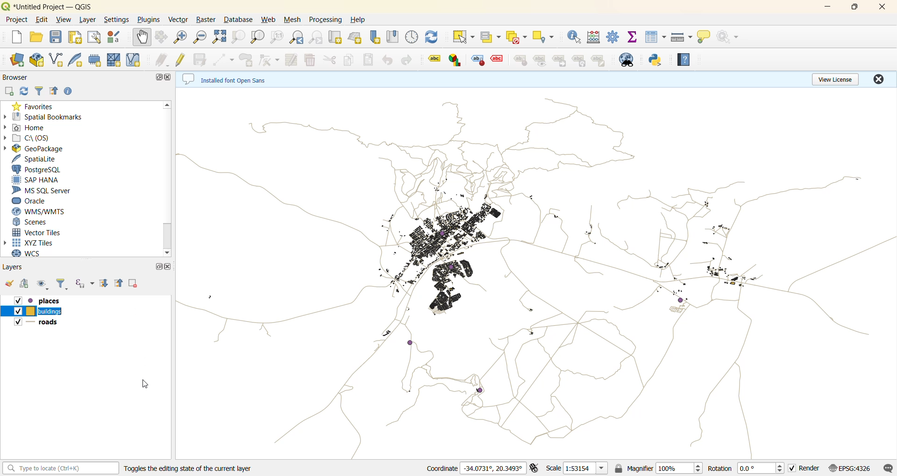  What do you see at coordinates (312, 60) in the screenshot?
I see `delete` at bounding box center [312, 60].